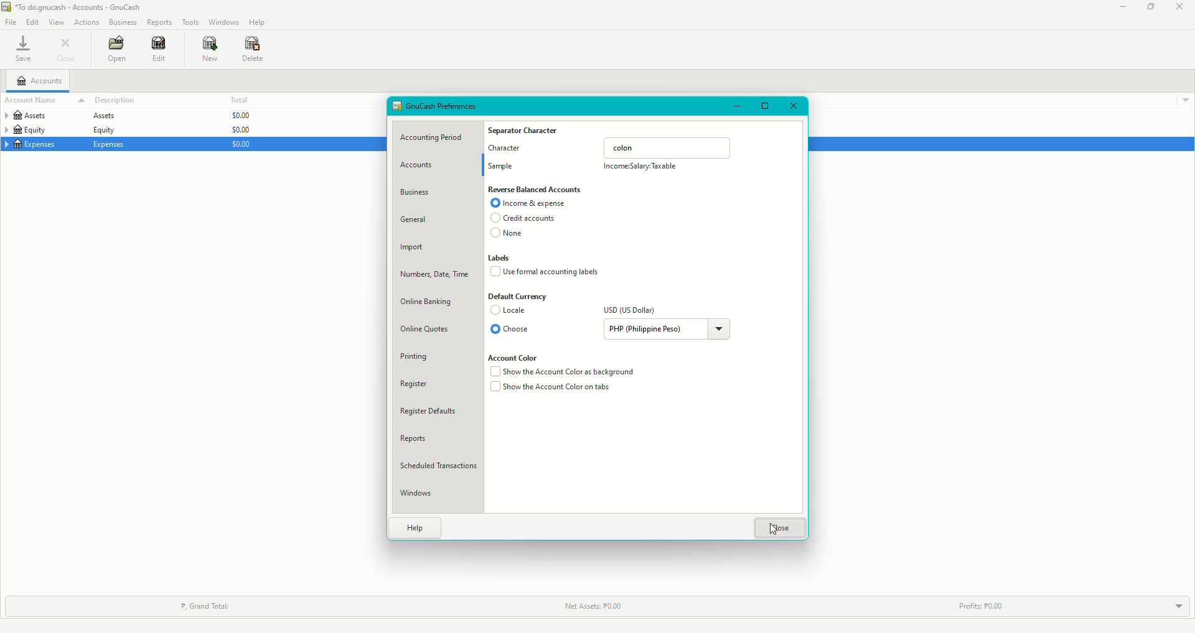 The height and width of the screenshot is (633, 1195). I want to click on labels, so click(501, 258).